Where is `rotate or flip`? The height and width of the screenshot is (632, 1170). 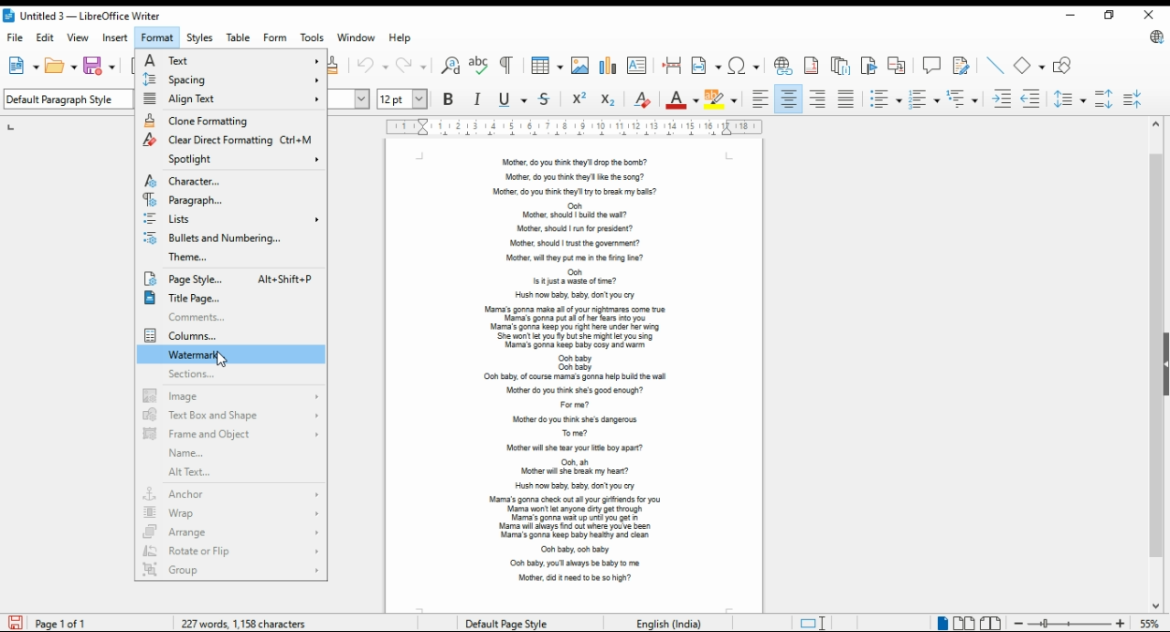 rotate or flip is located at coordinates (234, 551).